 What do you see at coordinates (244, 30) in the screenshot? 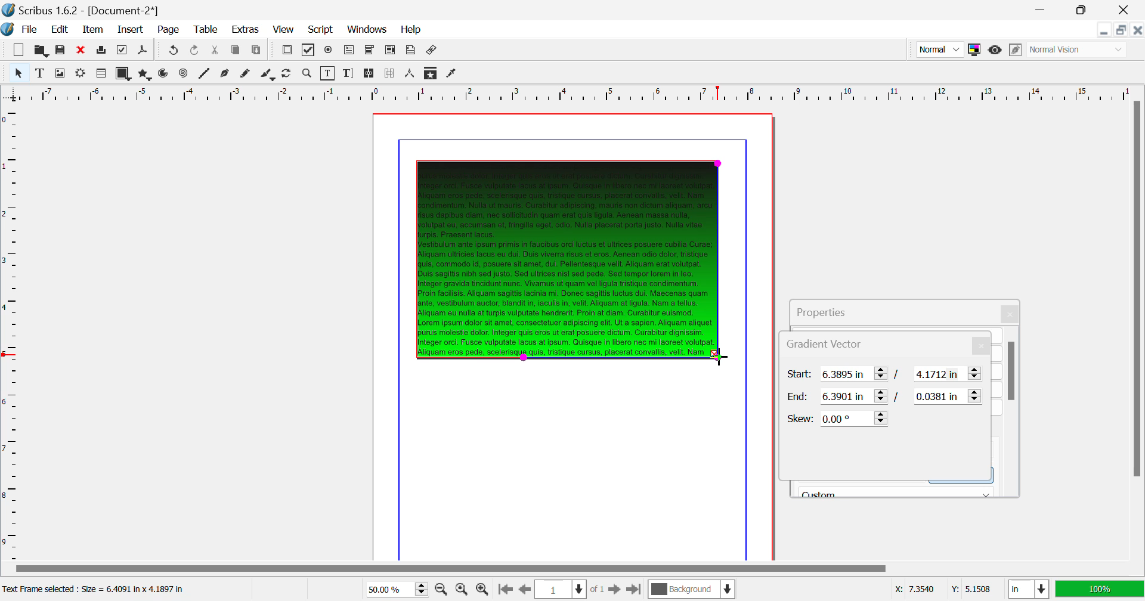
I see `Extras` at bounding box center [244, 30].